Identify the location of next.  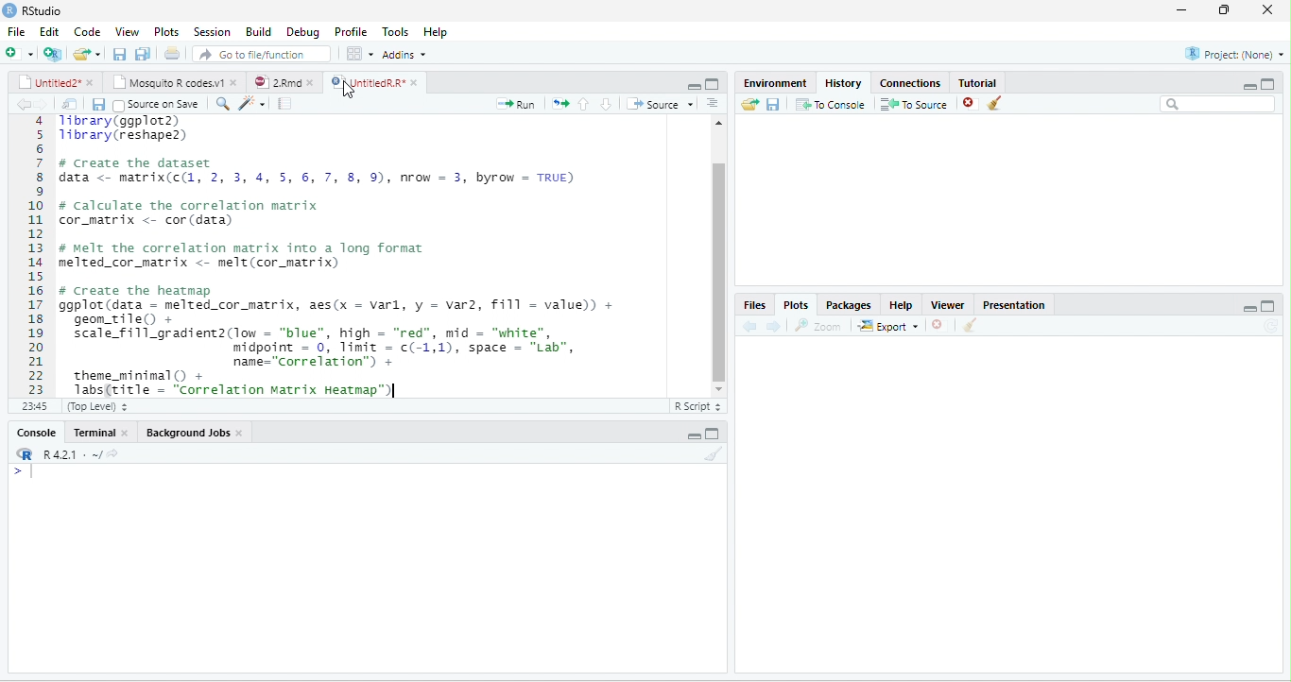
(779, 325).